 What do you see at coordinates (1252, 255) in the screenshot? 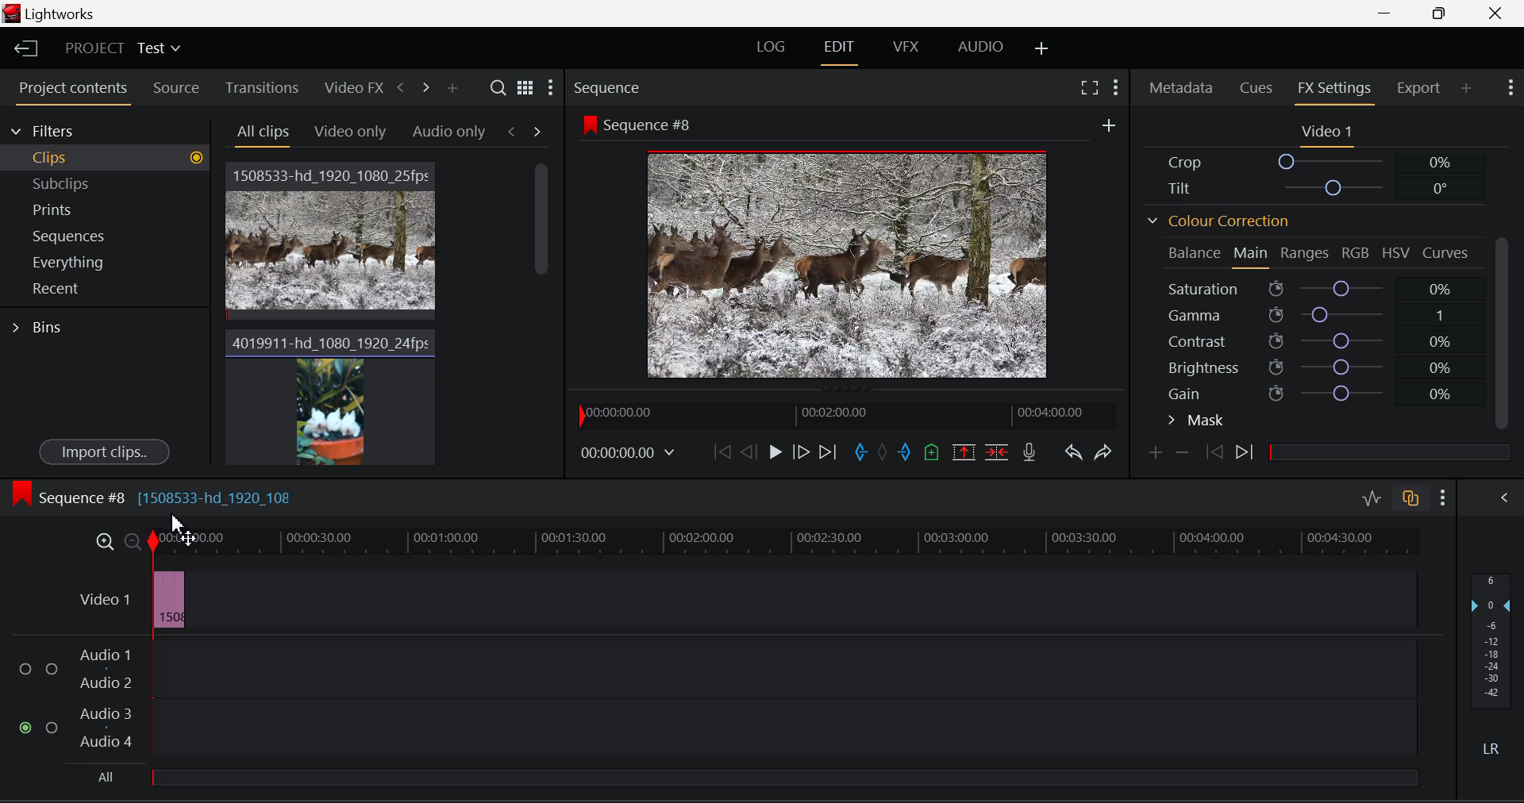
I see `Main Tab Open` at bounding box center [1252, 255].